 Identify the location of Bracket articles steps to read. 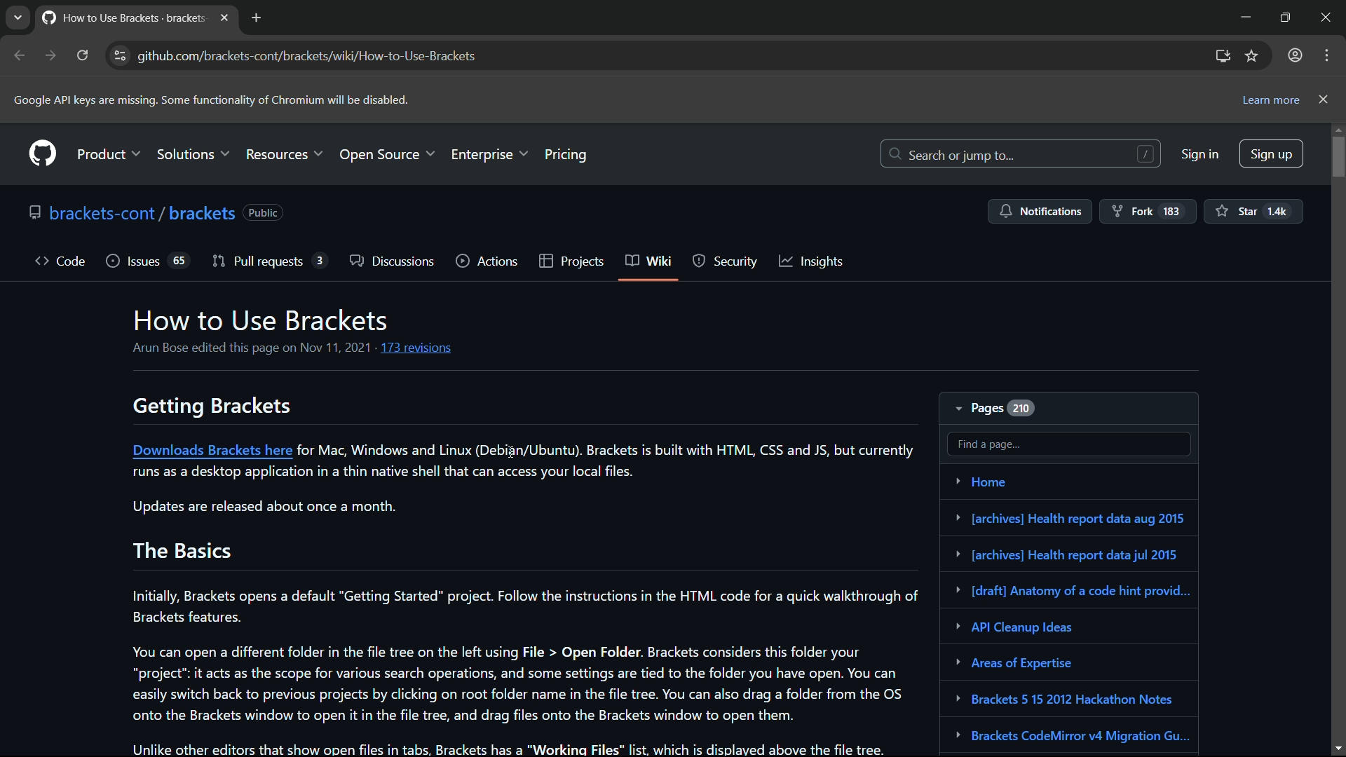
(1072, 608).